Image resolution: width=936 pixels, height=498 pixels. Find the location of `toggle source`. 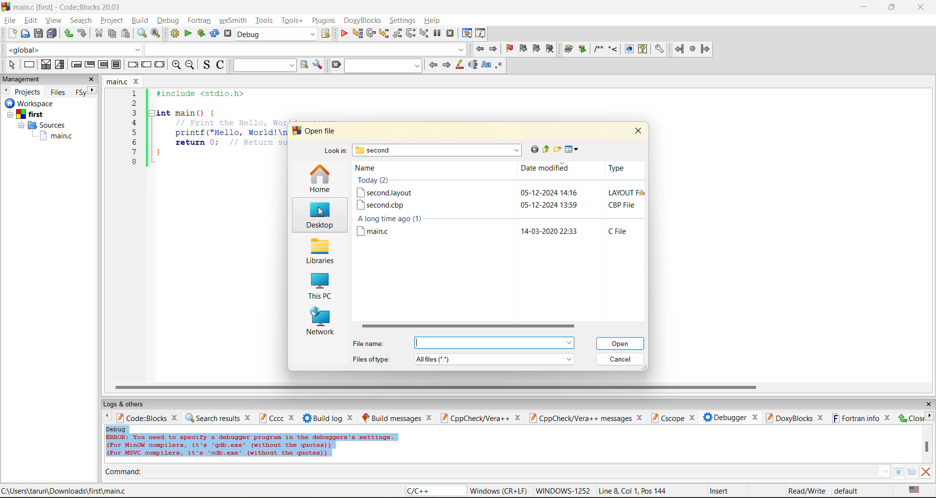

toggle source is located at coordinates (207, 64).